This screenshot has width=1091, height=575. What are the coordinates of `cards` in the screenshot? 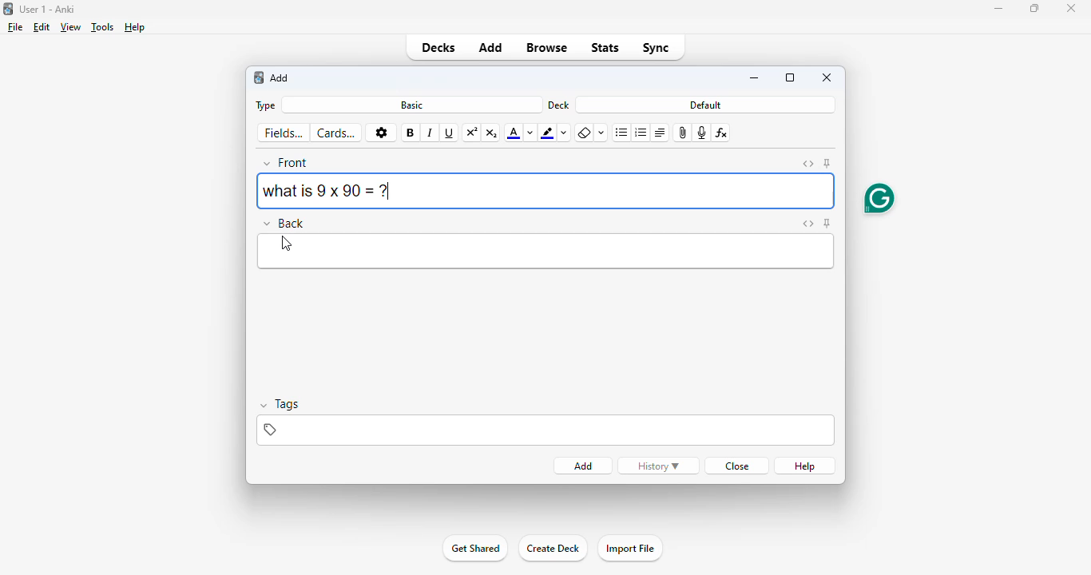 It's located at (336, 133).